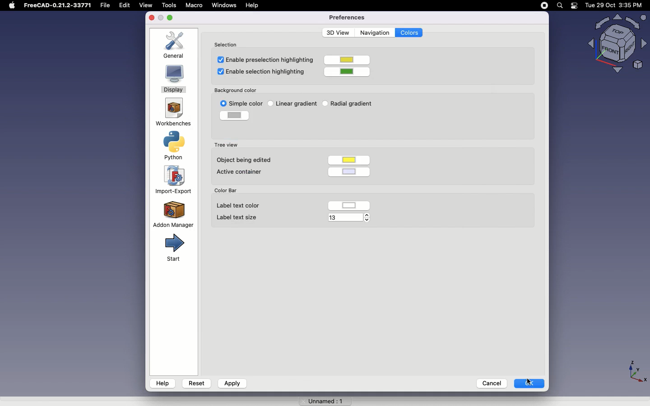  What do you see at coordinates (254, 5) in the screenshot?
I see `Help` at bounding box center [254, 5].